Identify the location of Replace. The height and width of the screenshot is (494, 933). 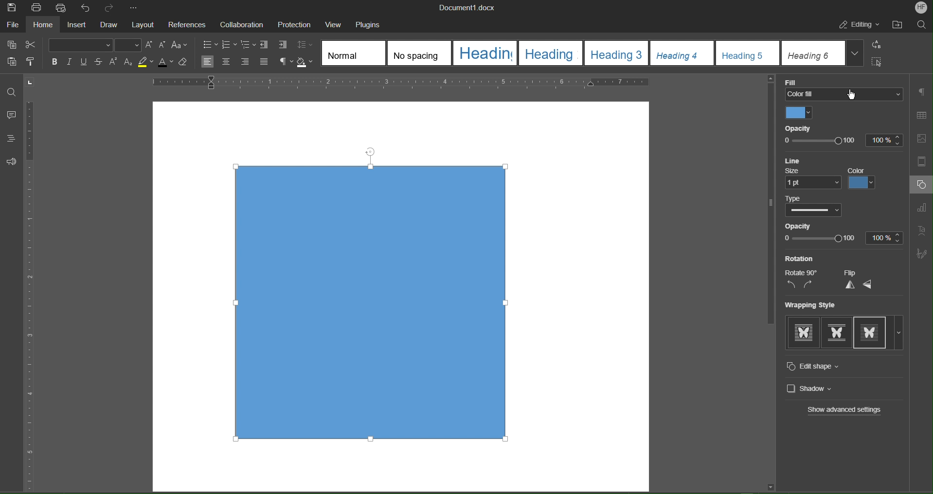
(879, 45).